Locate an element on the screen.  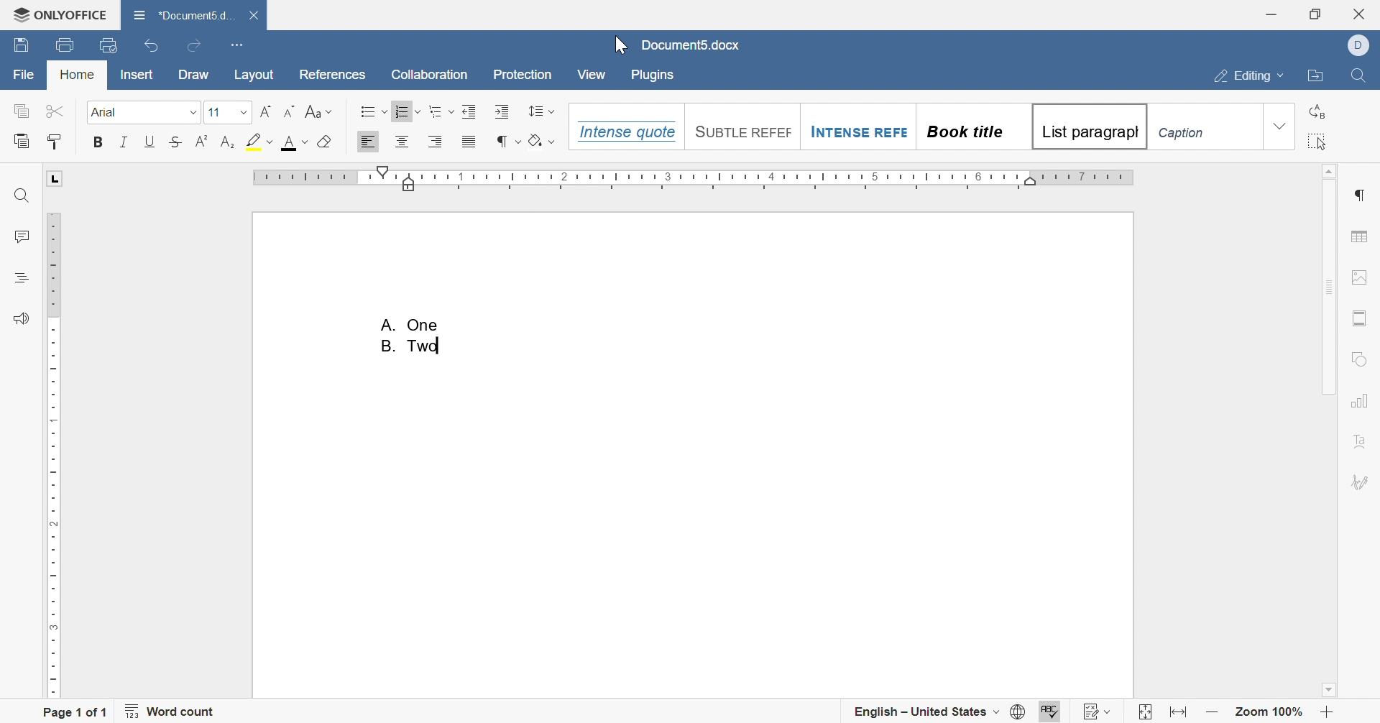
drop down is located at coordinates (244, 111).